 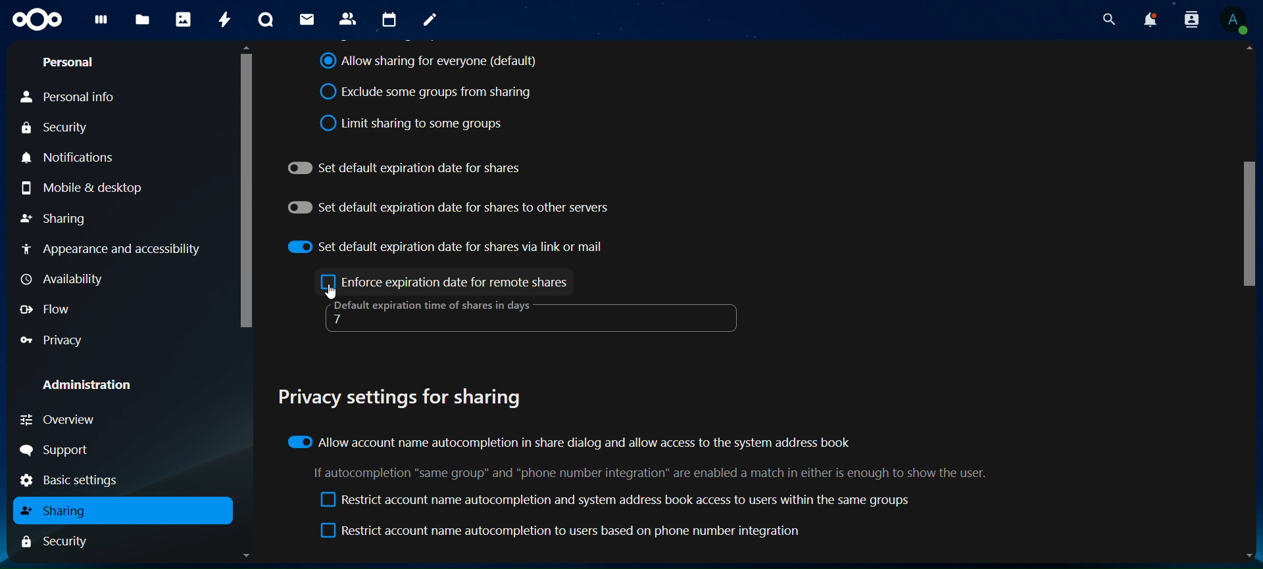 What do you see at coordinates (1249, 303) in the screenshot?
I see `Scrollbar` at bounding box center [1249, 303].